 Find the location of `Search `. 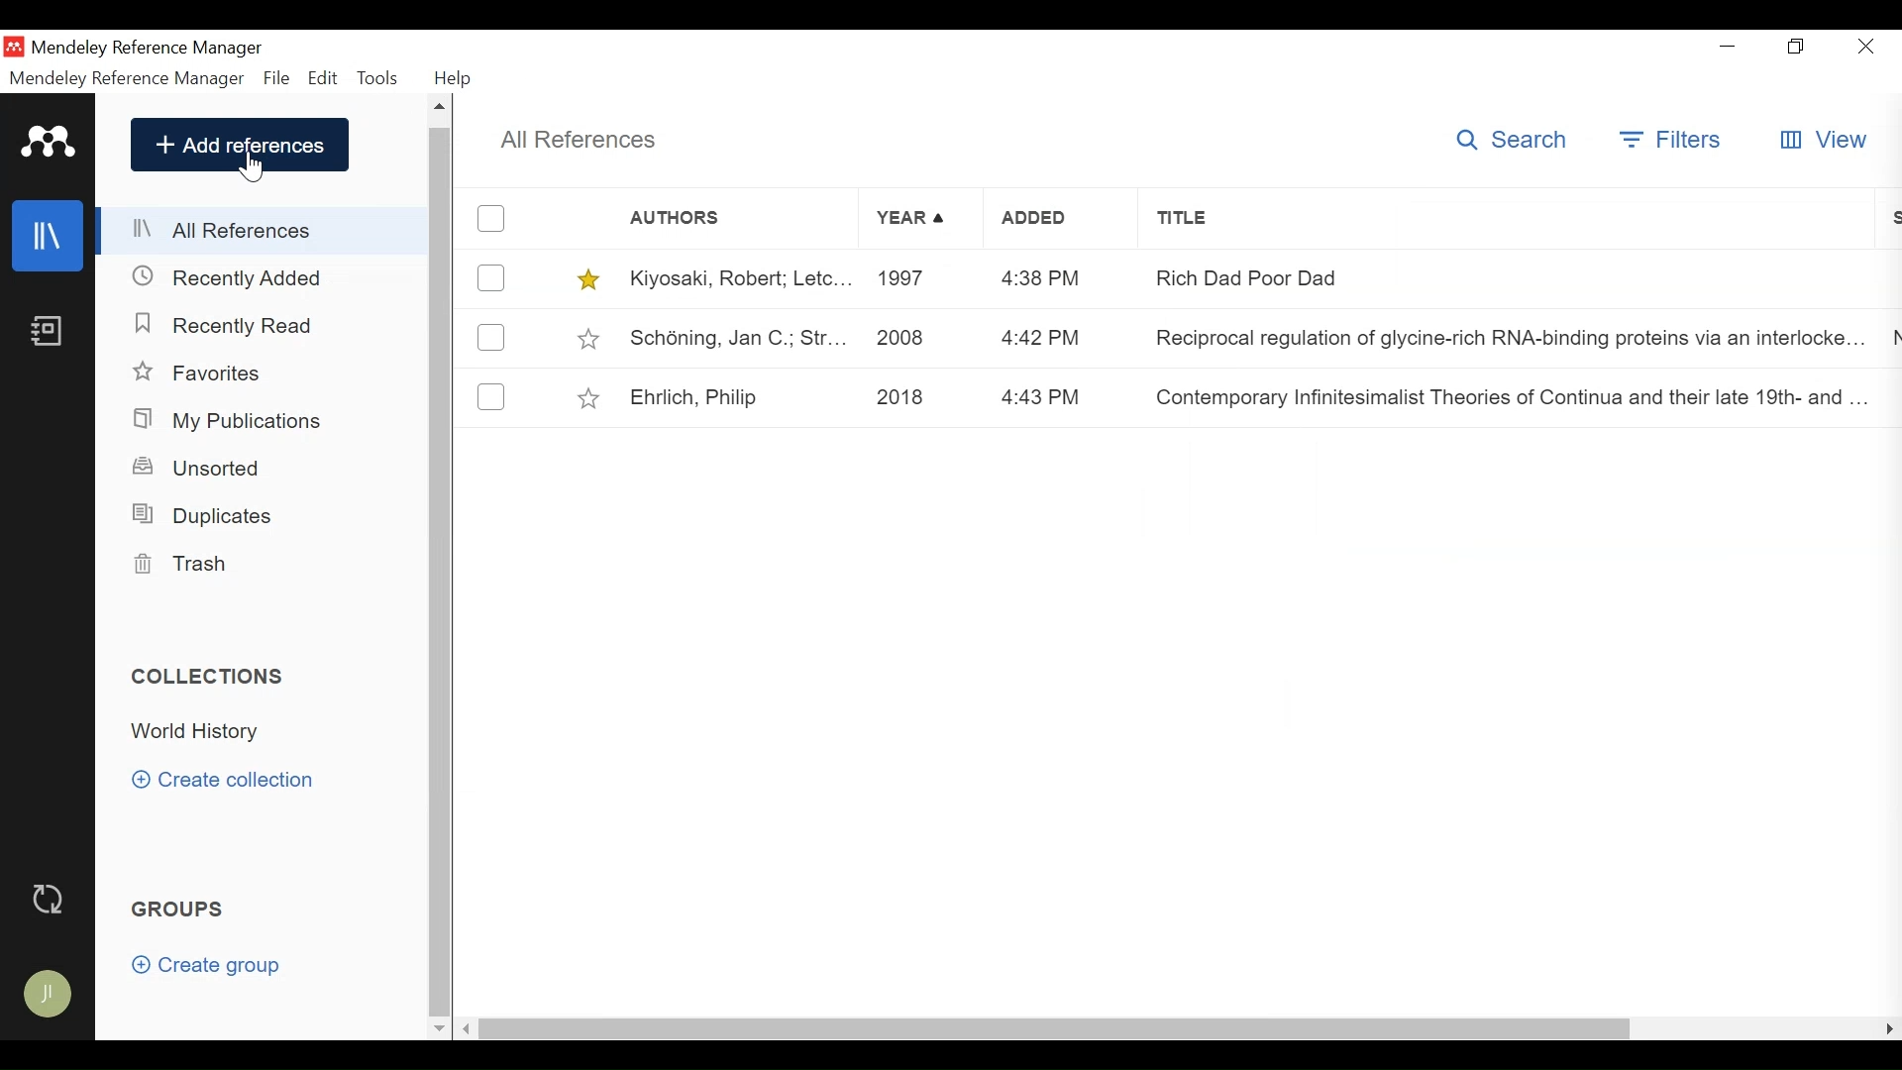

Search  is located at coordinates (1514, 140).